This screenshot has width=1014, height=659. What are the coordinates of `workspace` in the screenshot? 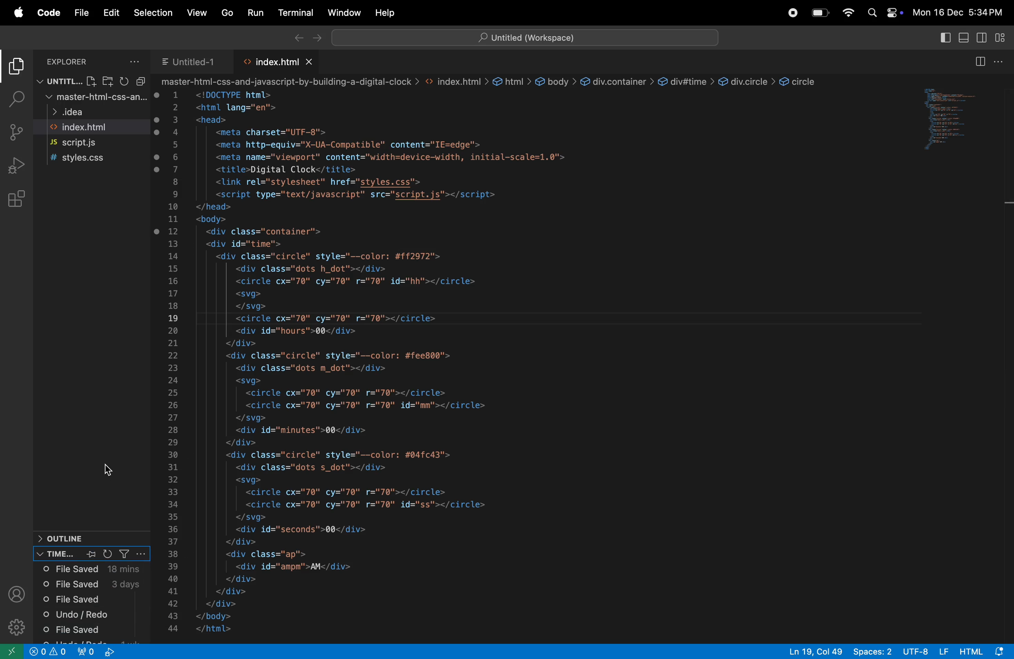 It's located at (58, 81).